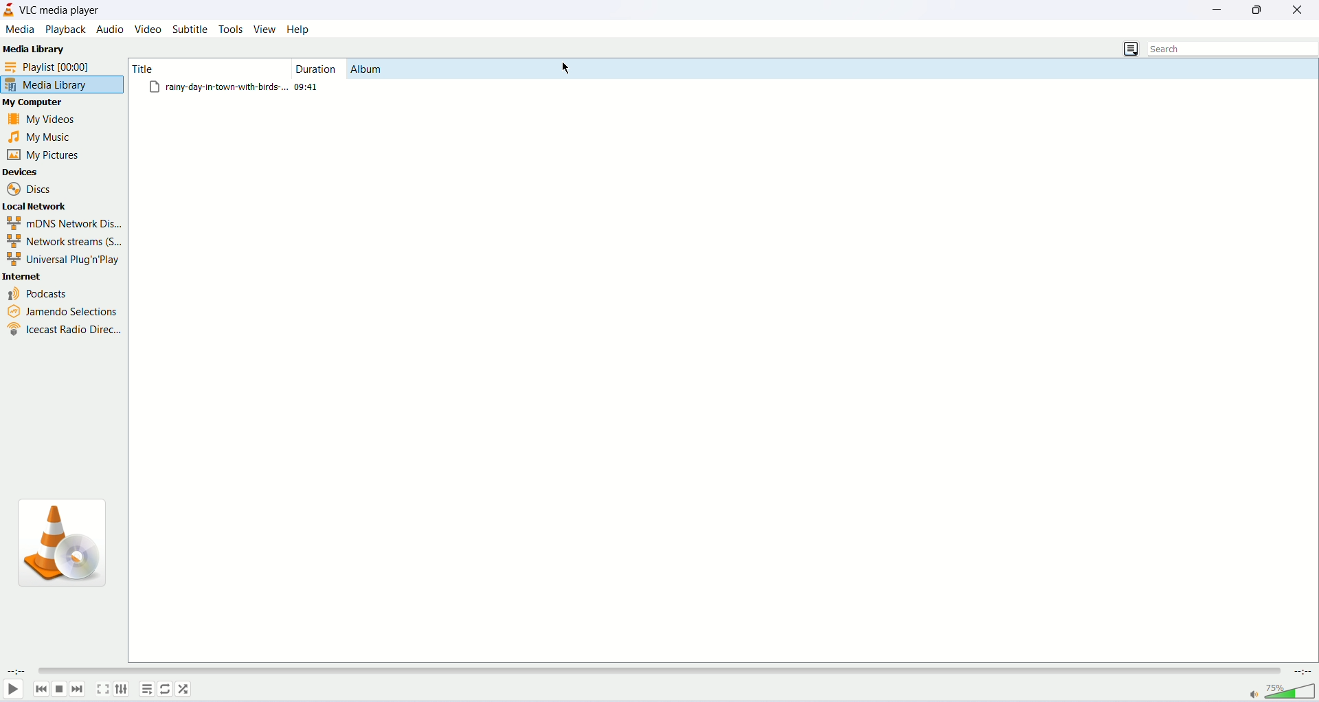 The height and width of the screenshot is (702, 1319). I want to click on fullscreen, so click(101, 689).